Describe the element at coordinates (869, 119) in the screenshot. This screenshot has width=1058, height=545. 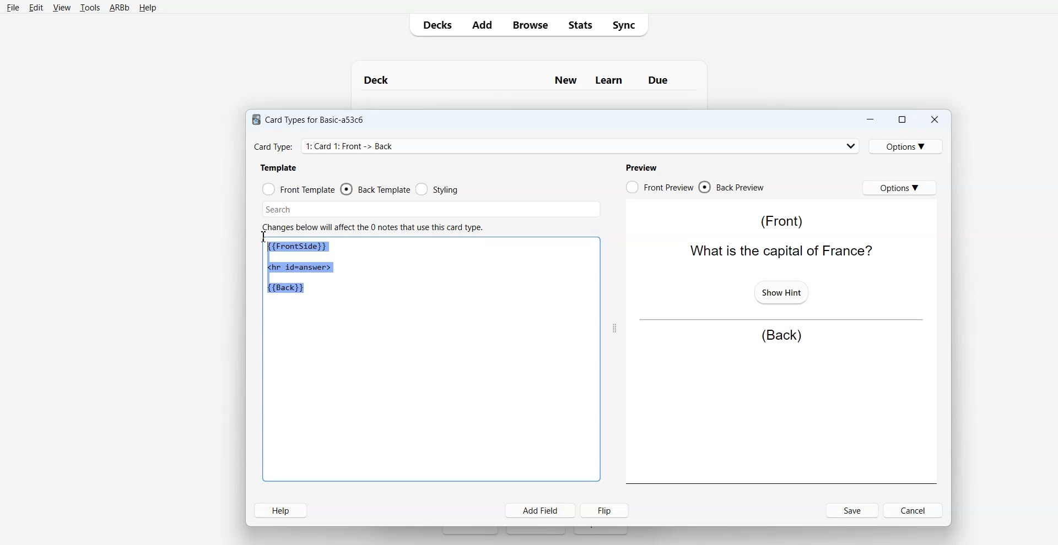
I see `Minimize` at that location.